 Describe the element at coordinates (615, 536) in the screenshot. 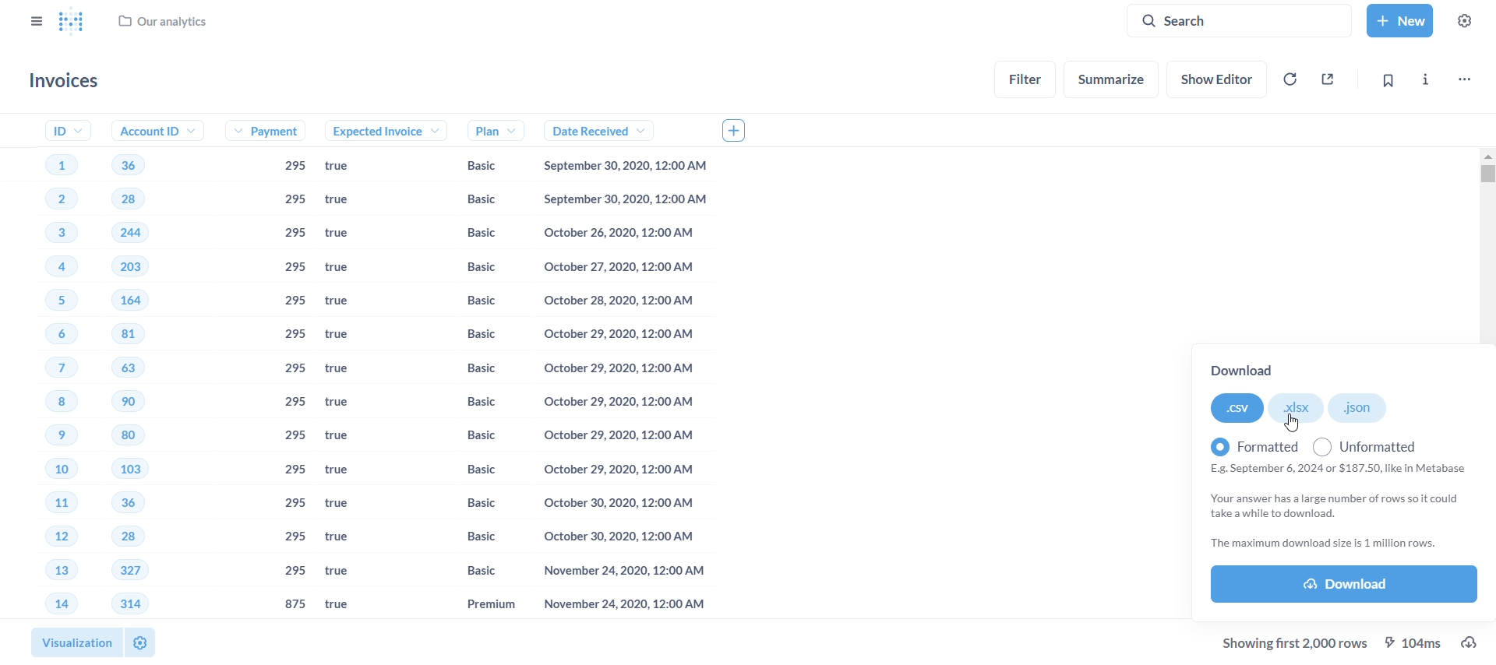

I see `October 30, 2020, 12:00 AM` at that location.